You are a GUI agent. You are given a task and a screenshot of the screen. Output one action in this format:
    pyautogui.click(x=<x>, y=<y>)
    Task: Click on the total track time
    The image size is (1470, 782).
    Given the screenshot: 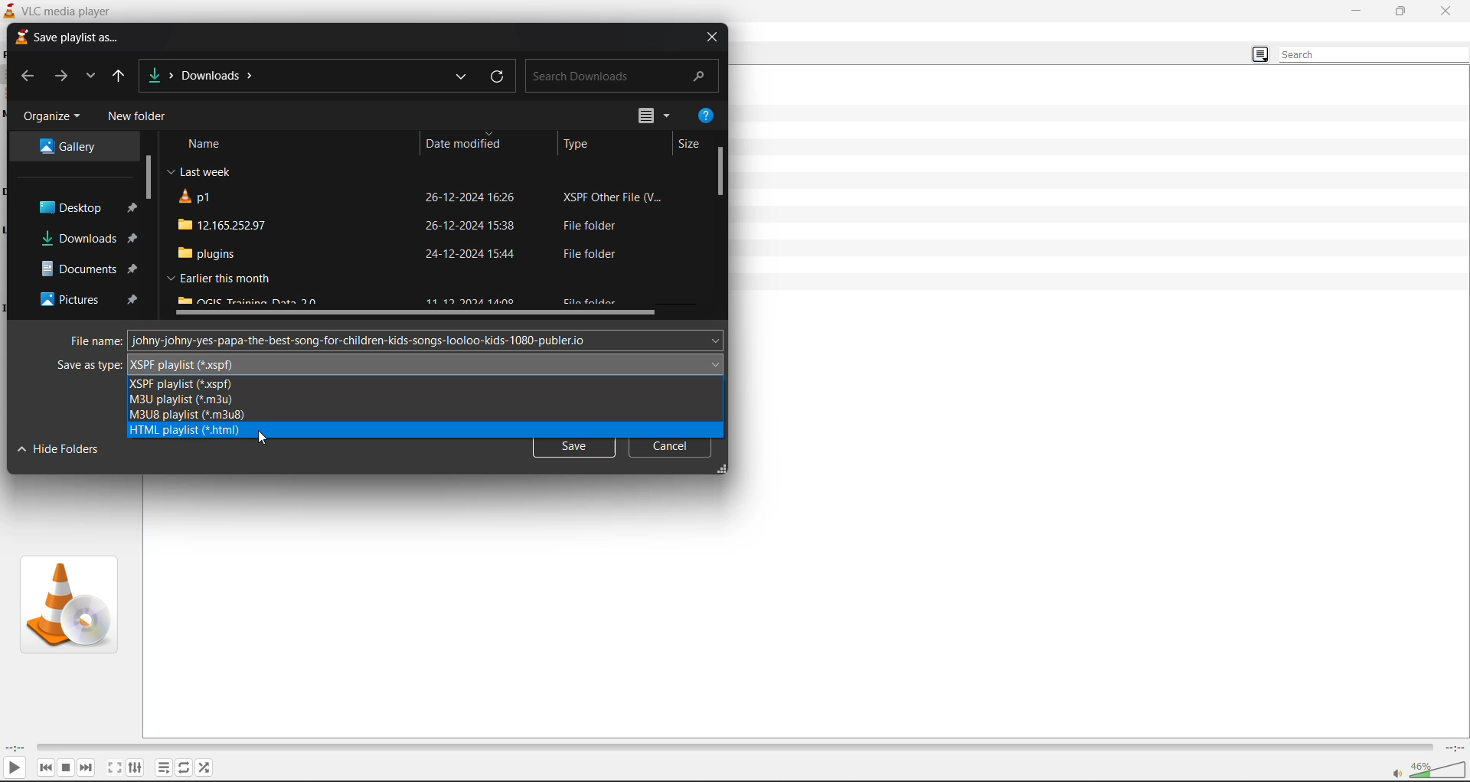 What is the action you would take?
    pyautogui.click(x=1452, y=746)
    